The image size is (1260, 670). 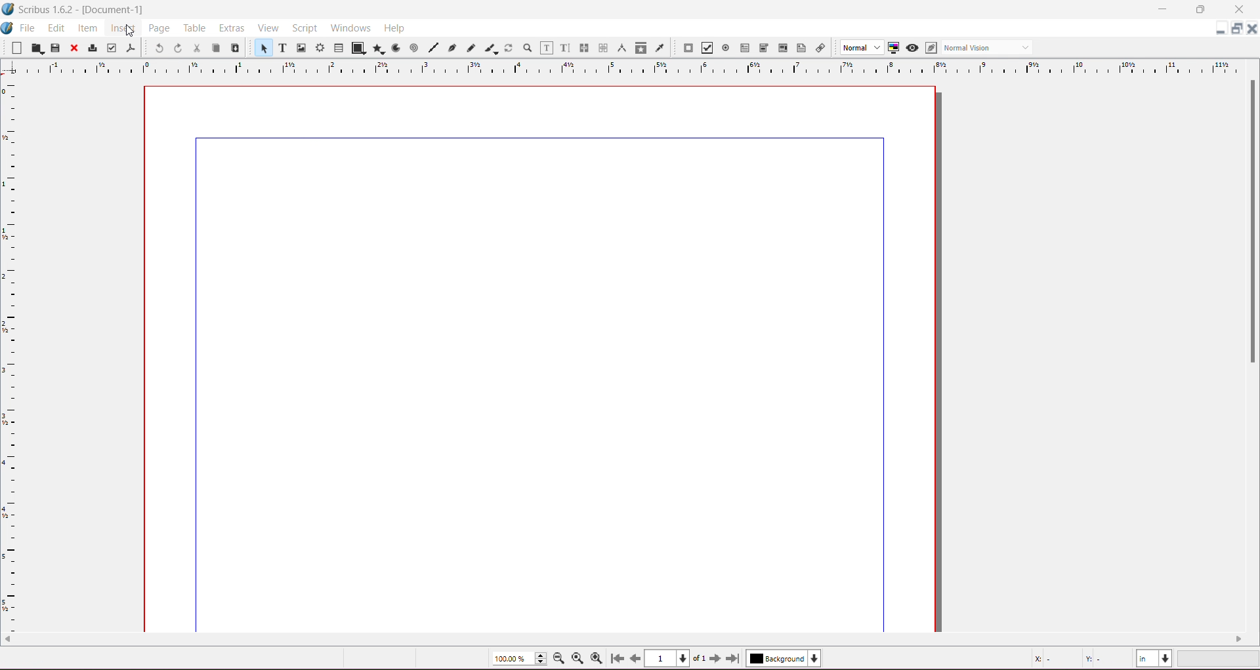 What do you see at coordinates (527, 49) in the screenshot?
I see `Zoom and Pan` at bounding box center [527, 49].